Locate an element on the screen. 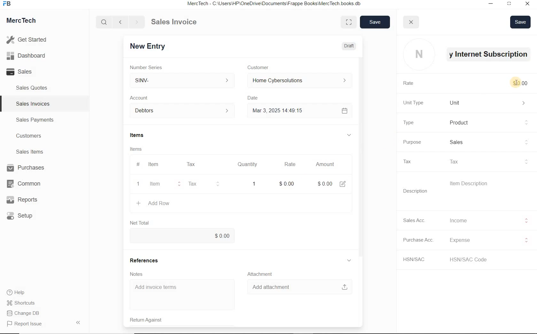  Toggle between form and full width is located at coordinates (349, 22).